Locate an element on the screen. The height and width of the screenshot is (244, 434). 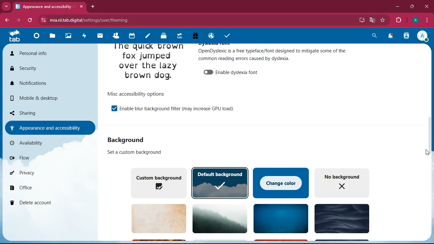
gift is located at coordinates (195, 36).